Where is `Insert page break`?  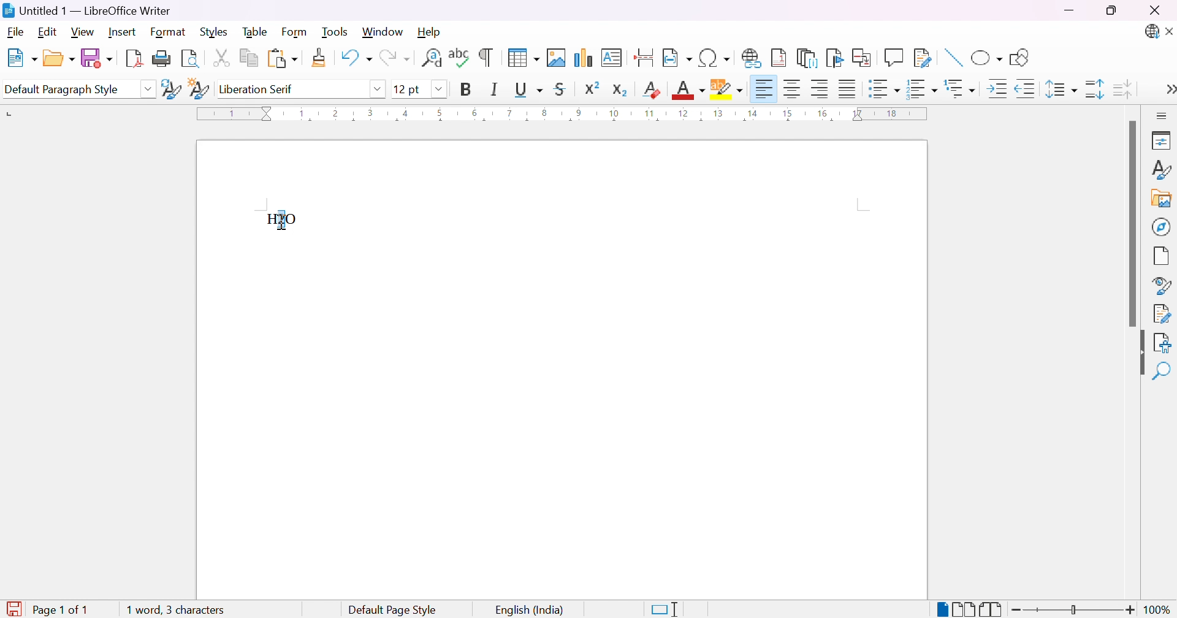 Insert page break is located at coordinates (646, 58).